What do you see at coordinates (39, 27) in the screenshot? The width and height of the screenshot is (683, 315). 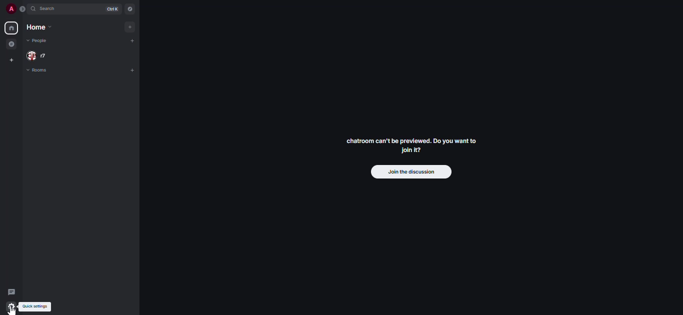 I see `home` at bounding box center [39, 27].